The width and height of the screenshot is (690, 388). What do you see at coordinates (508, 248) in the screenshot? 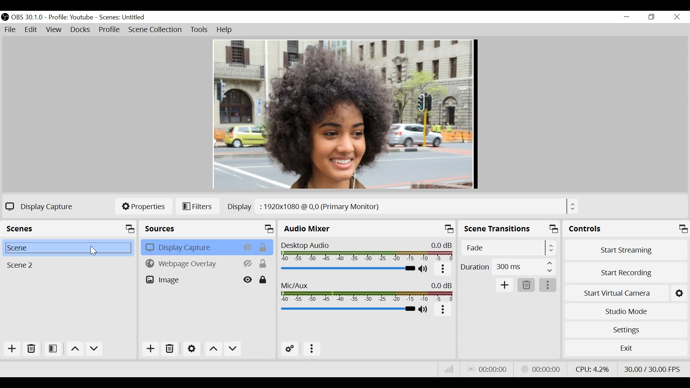
I see `Select Scene Transitions ` at bounding box center [508, 248].